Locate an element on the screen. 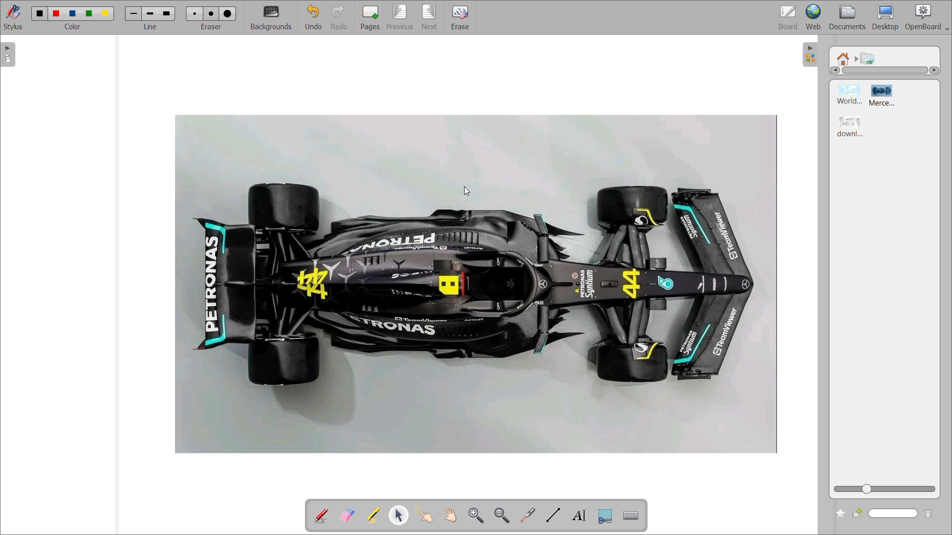 The width and height of the screenshot is (952, 535). pages is located at coordinates (370, 18).